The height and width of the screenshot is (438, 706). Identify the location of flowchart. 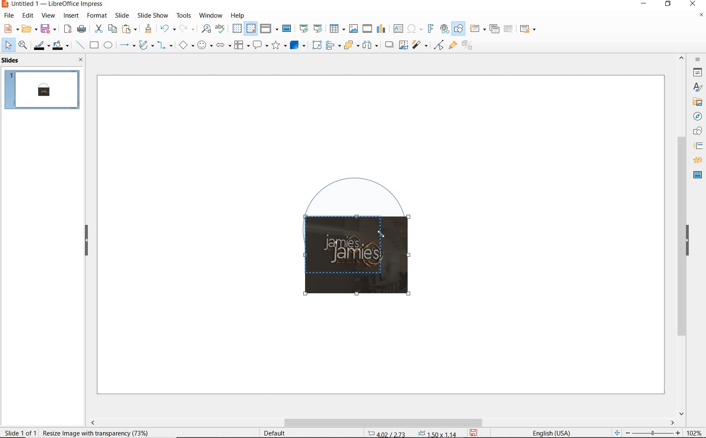
(241, 46).